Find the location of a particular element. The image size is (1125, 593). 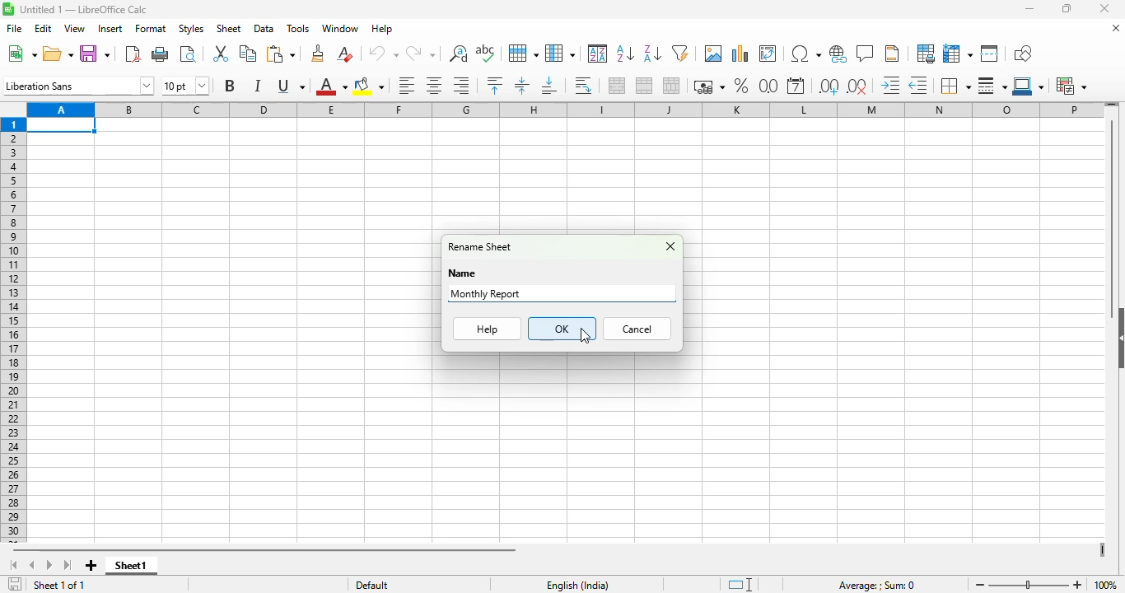

columns is located at coordinates (566, 109).